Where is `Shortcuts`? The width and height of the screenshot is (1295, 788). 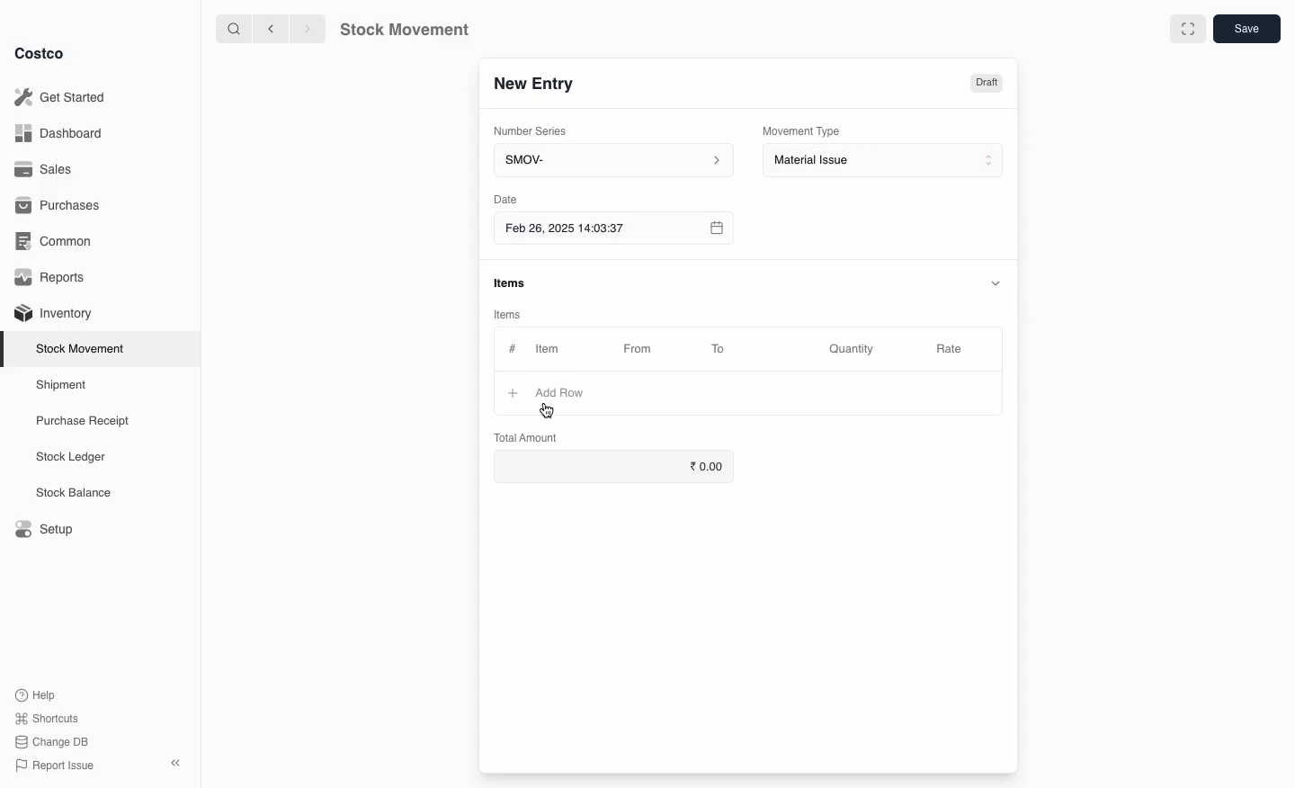
Shortcuts is located at coordinates (47, 716).